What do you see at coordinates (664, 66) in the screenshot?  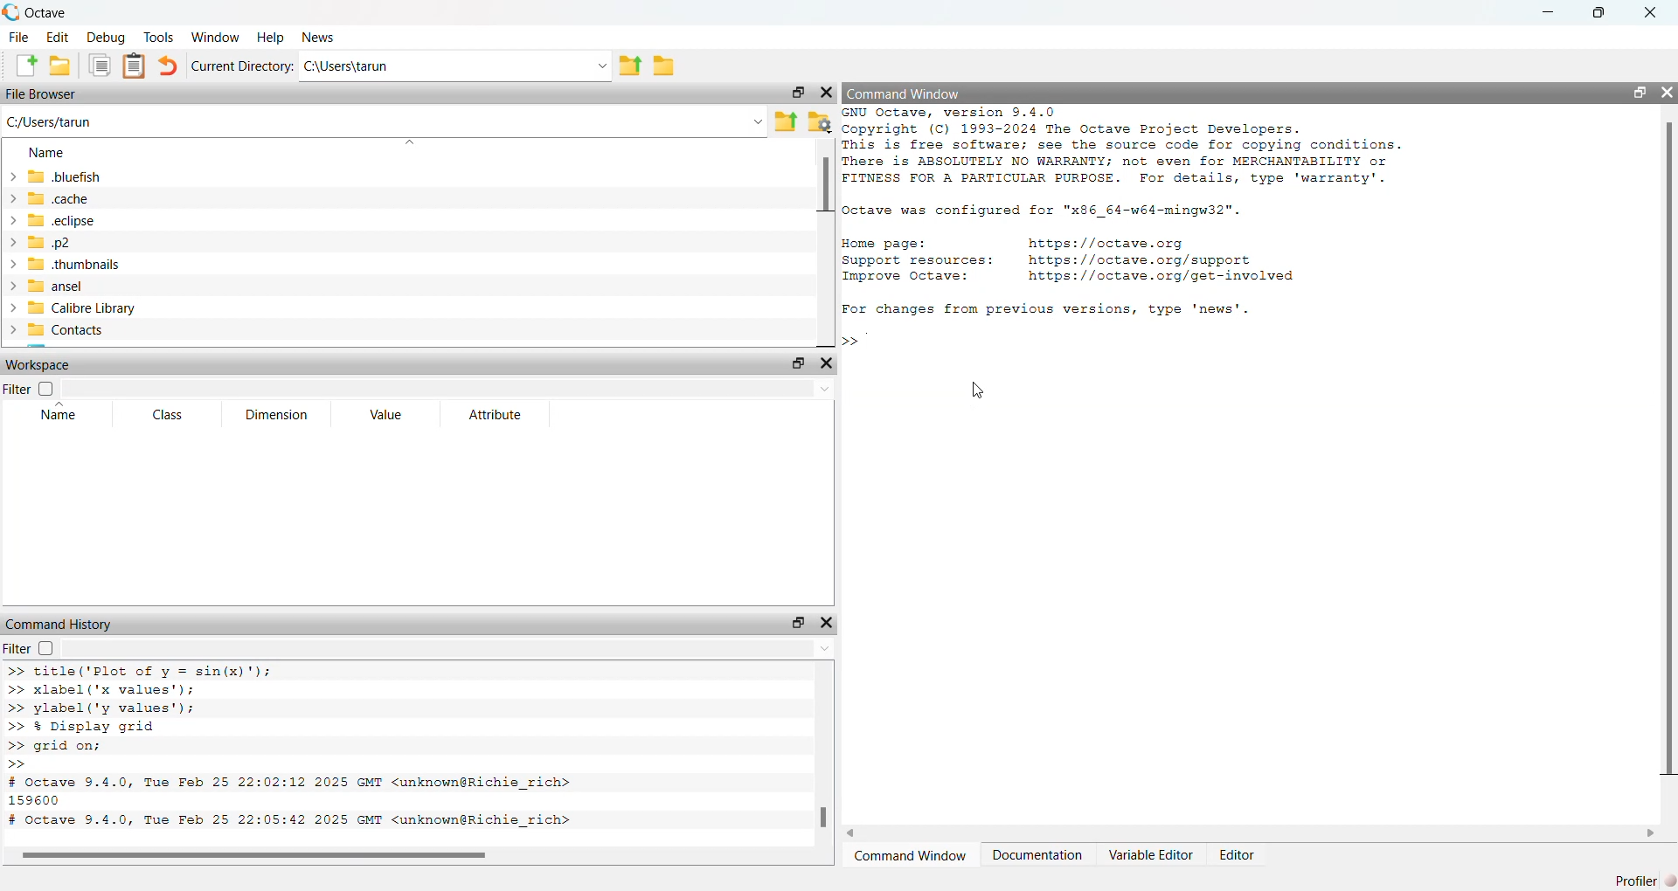 I see `folder` at bounding box center [664, 66].